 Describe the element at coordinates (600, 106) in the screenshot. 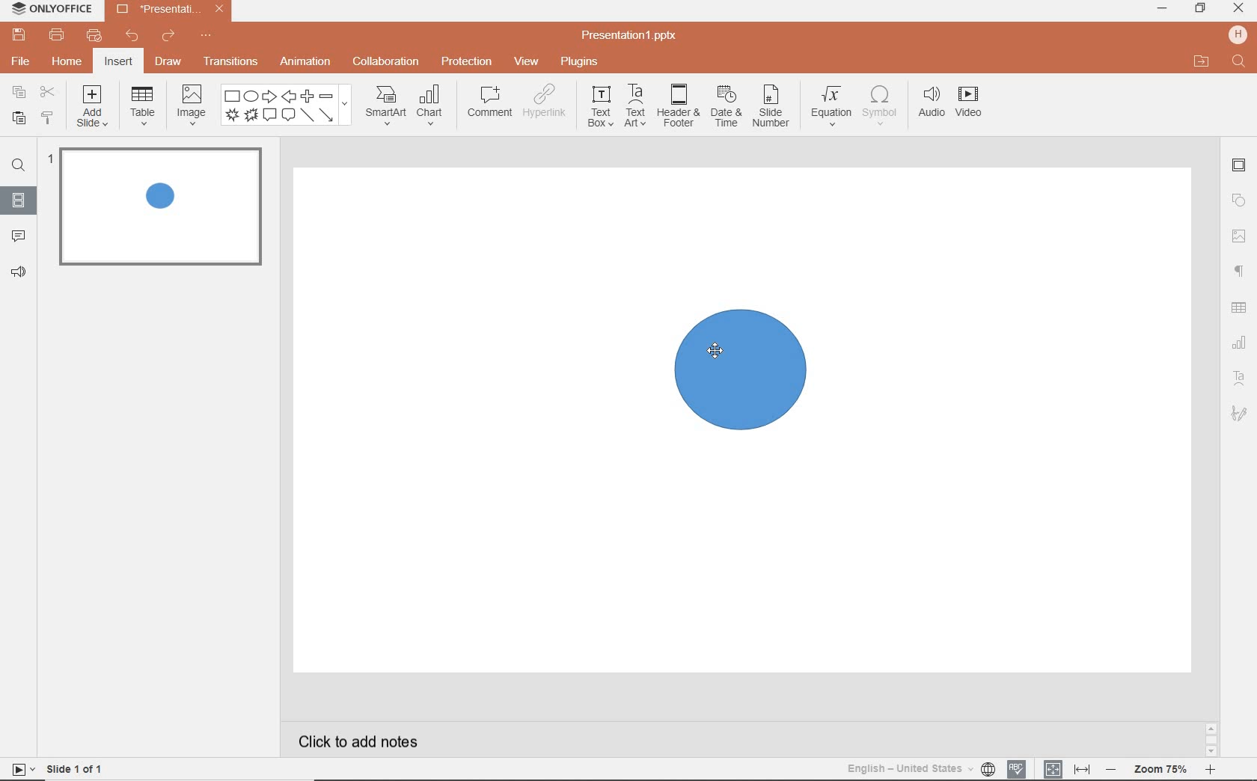

I see `text box` at that location.